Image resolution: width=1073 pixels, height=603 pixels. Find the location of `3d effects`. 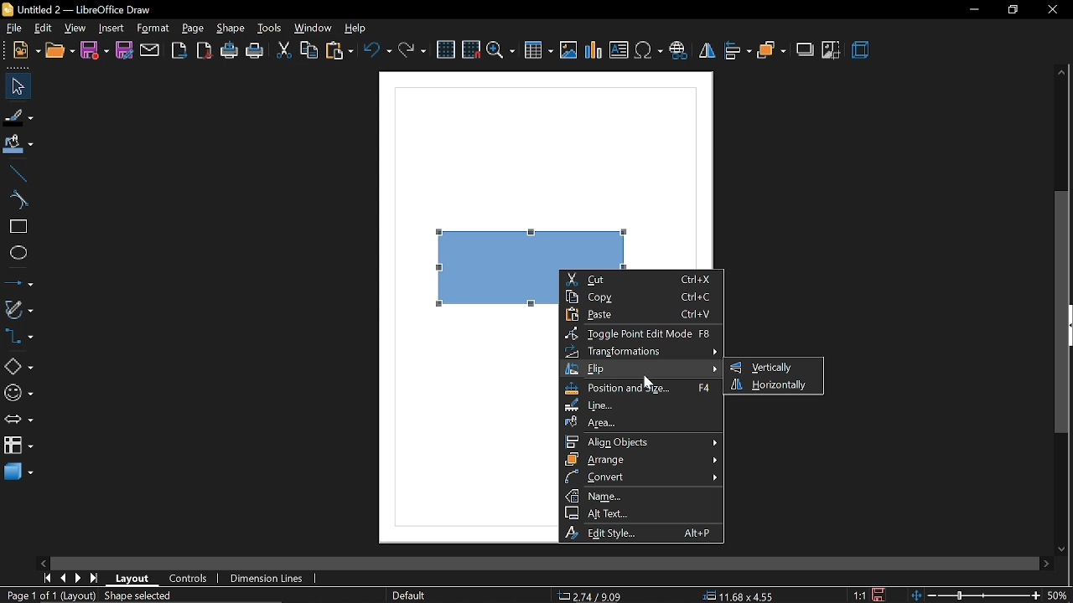

3d effects is located at coordinates (863, 52).